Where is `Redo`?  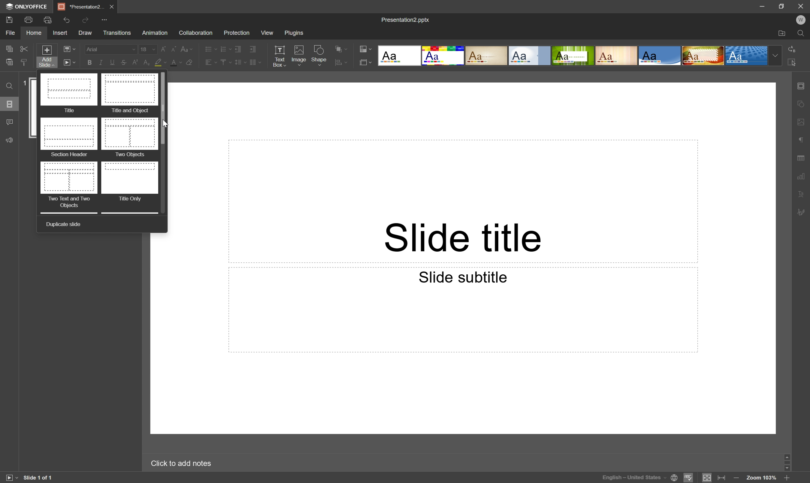 Redo is located at coordinates (87, 20).